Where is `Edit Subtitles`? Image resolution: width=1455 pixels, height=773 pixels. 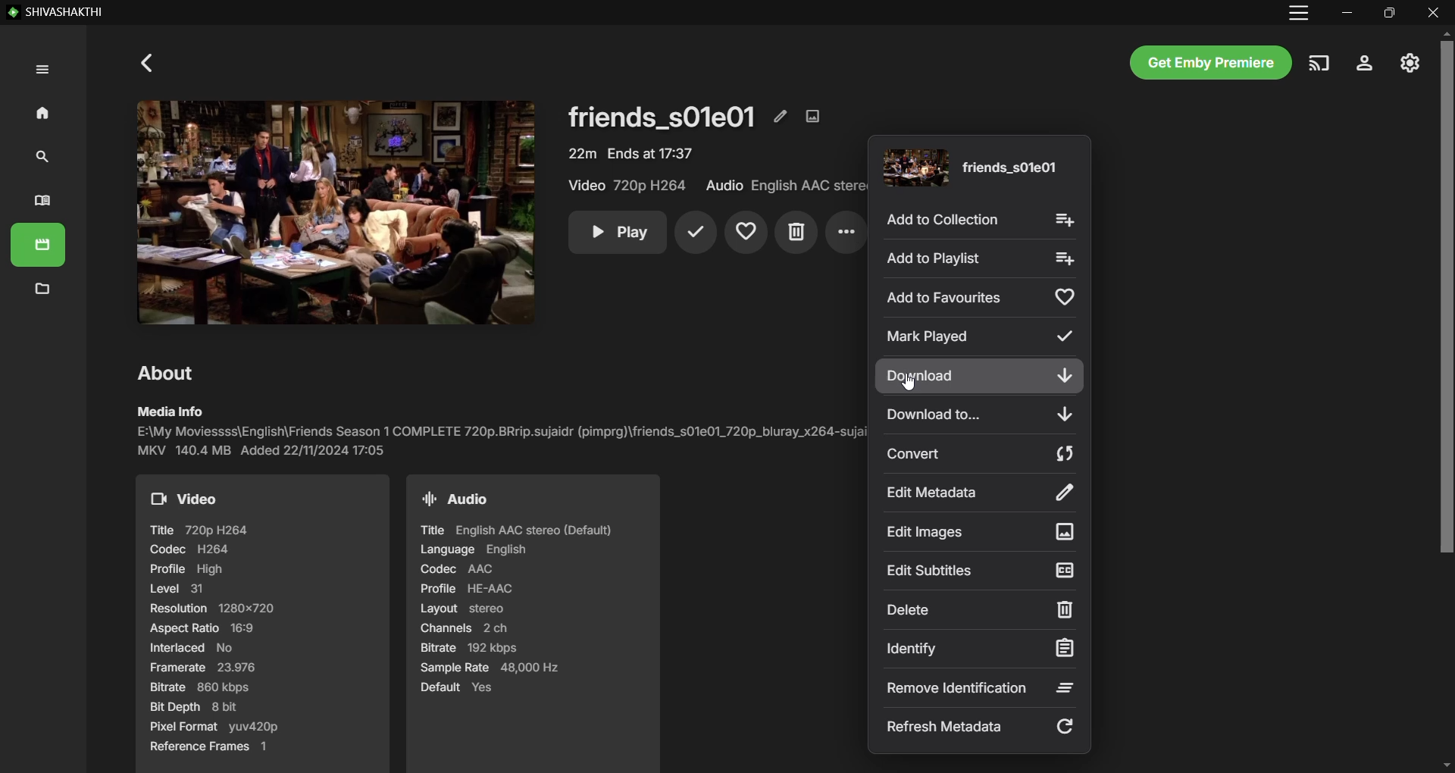
Edit Subtitles is located at coordinates (981, 571).